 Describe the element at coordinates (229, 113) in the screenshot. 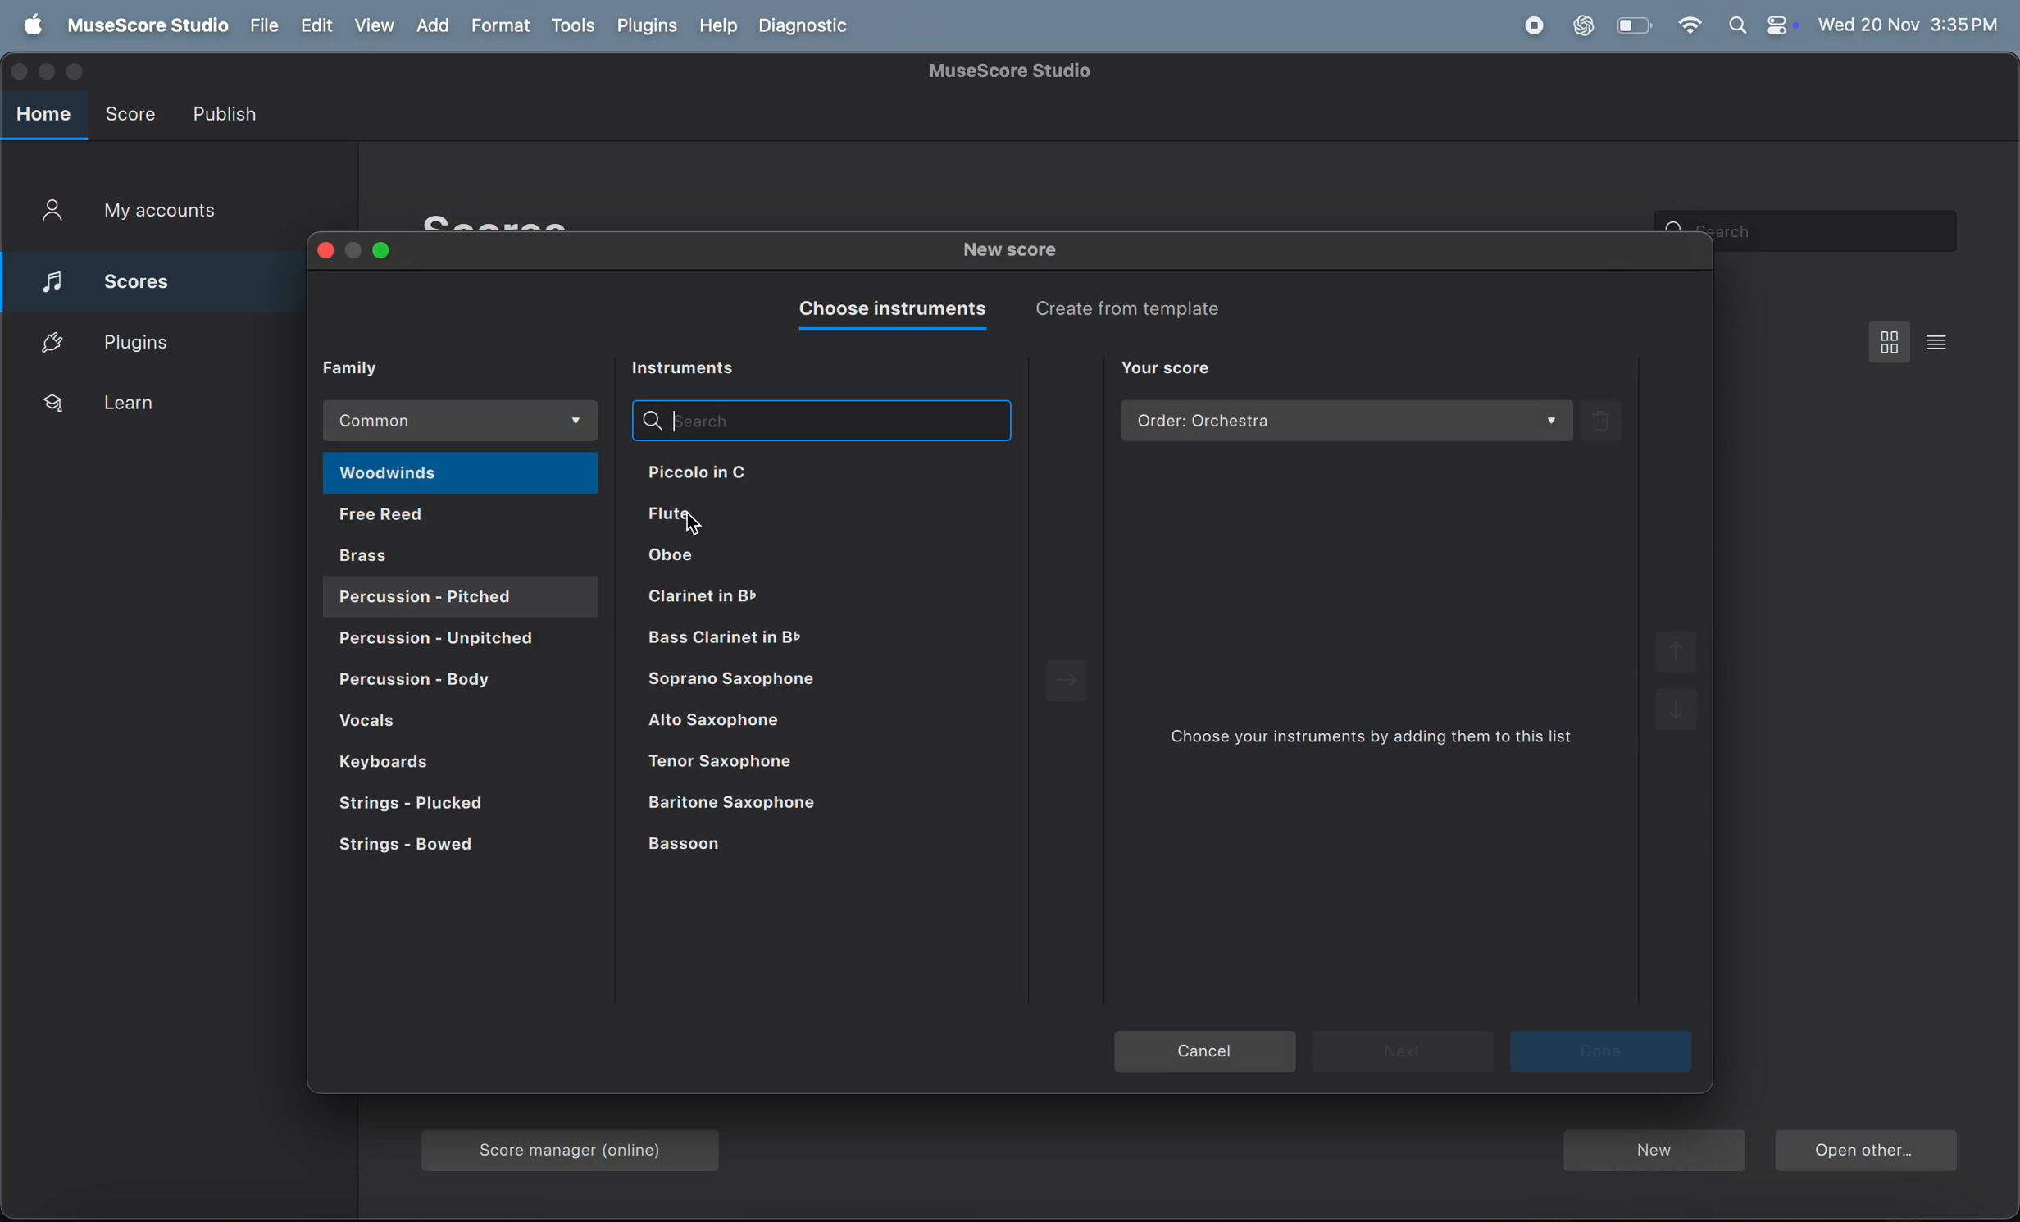

I see `publish` at that location.